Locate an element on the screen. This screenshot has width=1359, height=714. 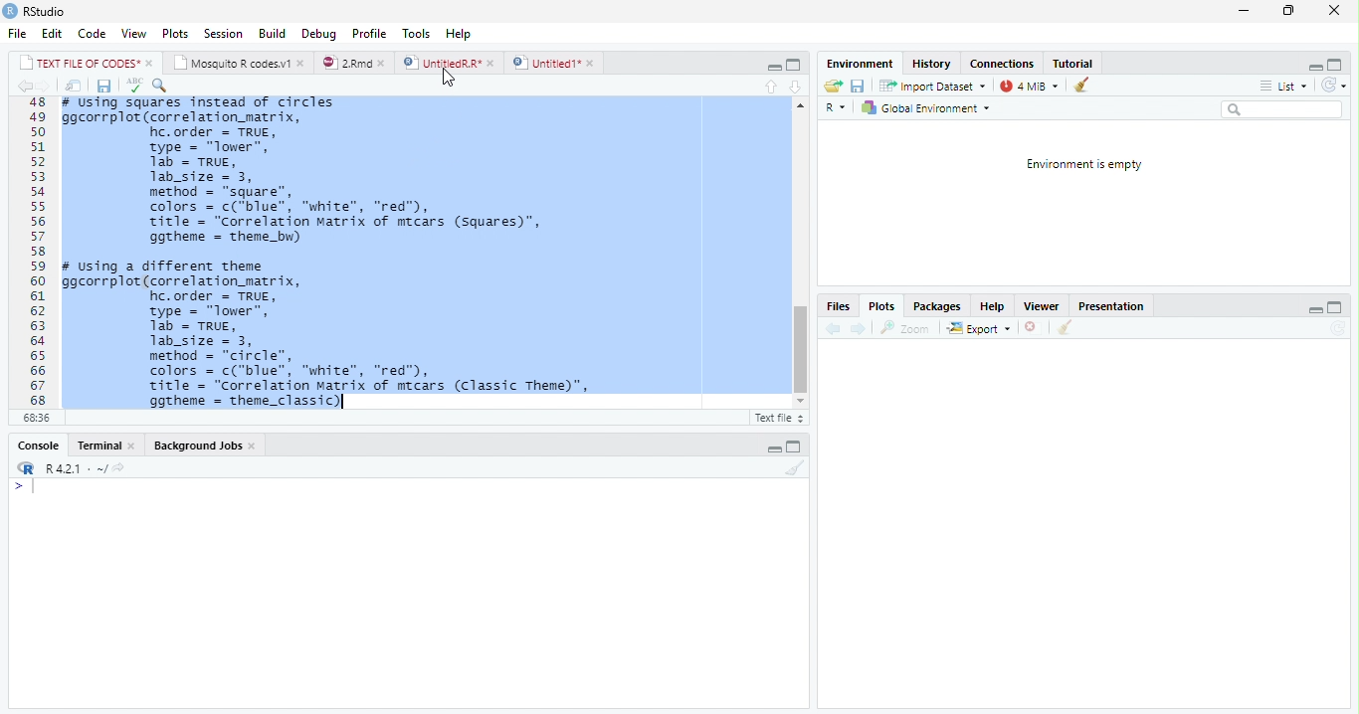
save current document is located at coordinates (104, 86).